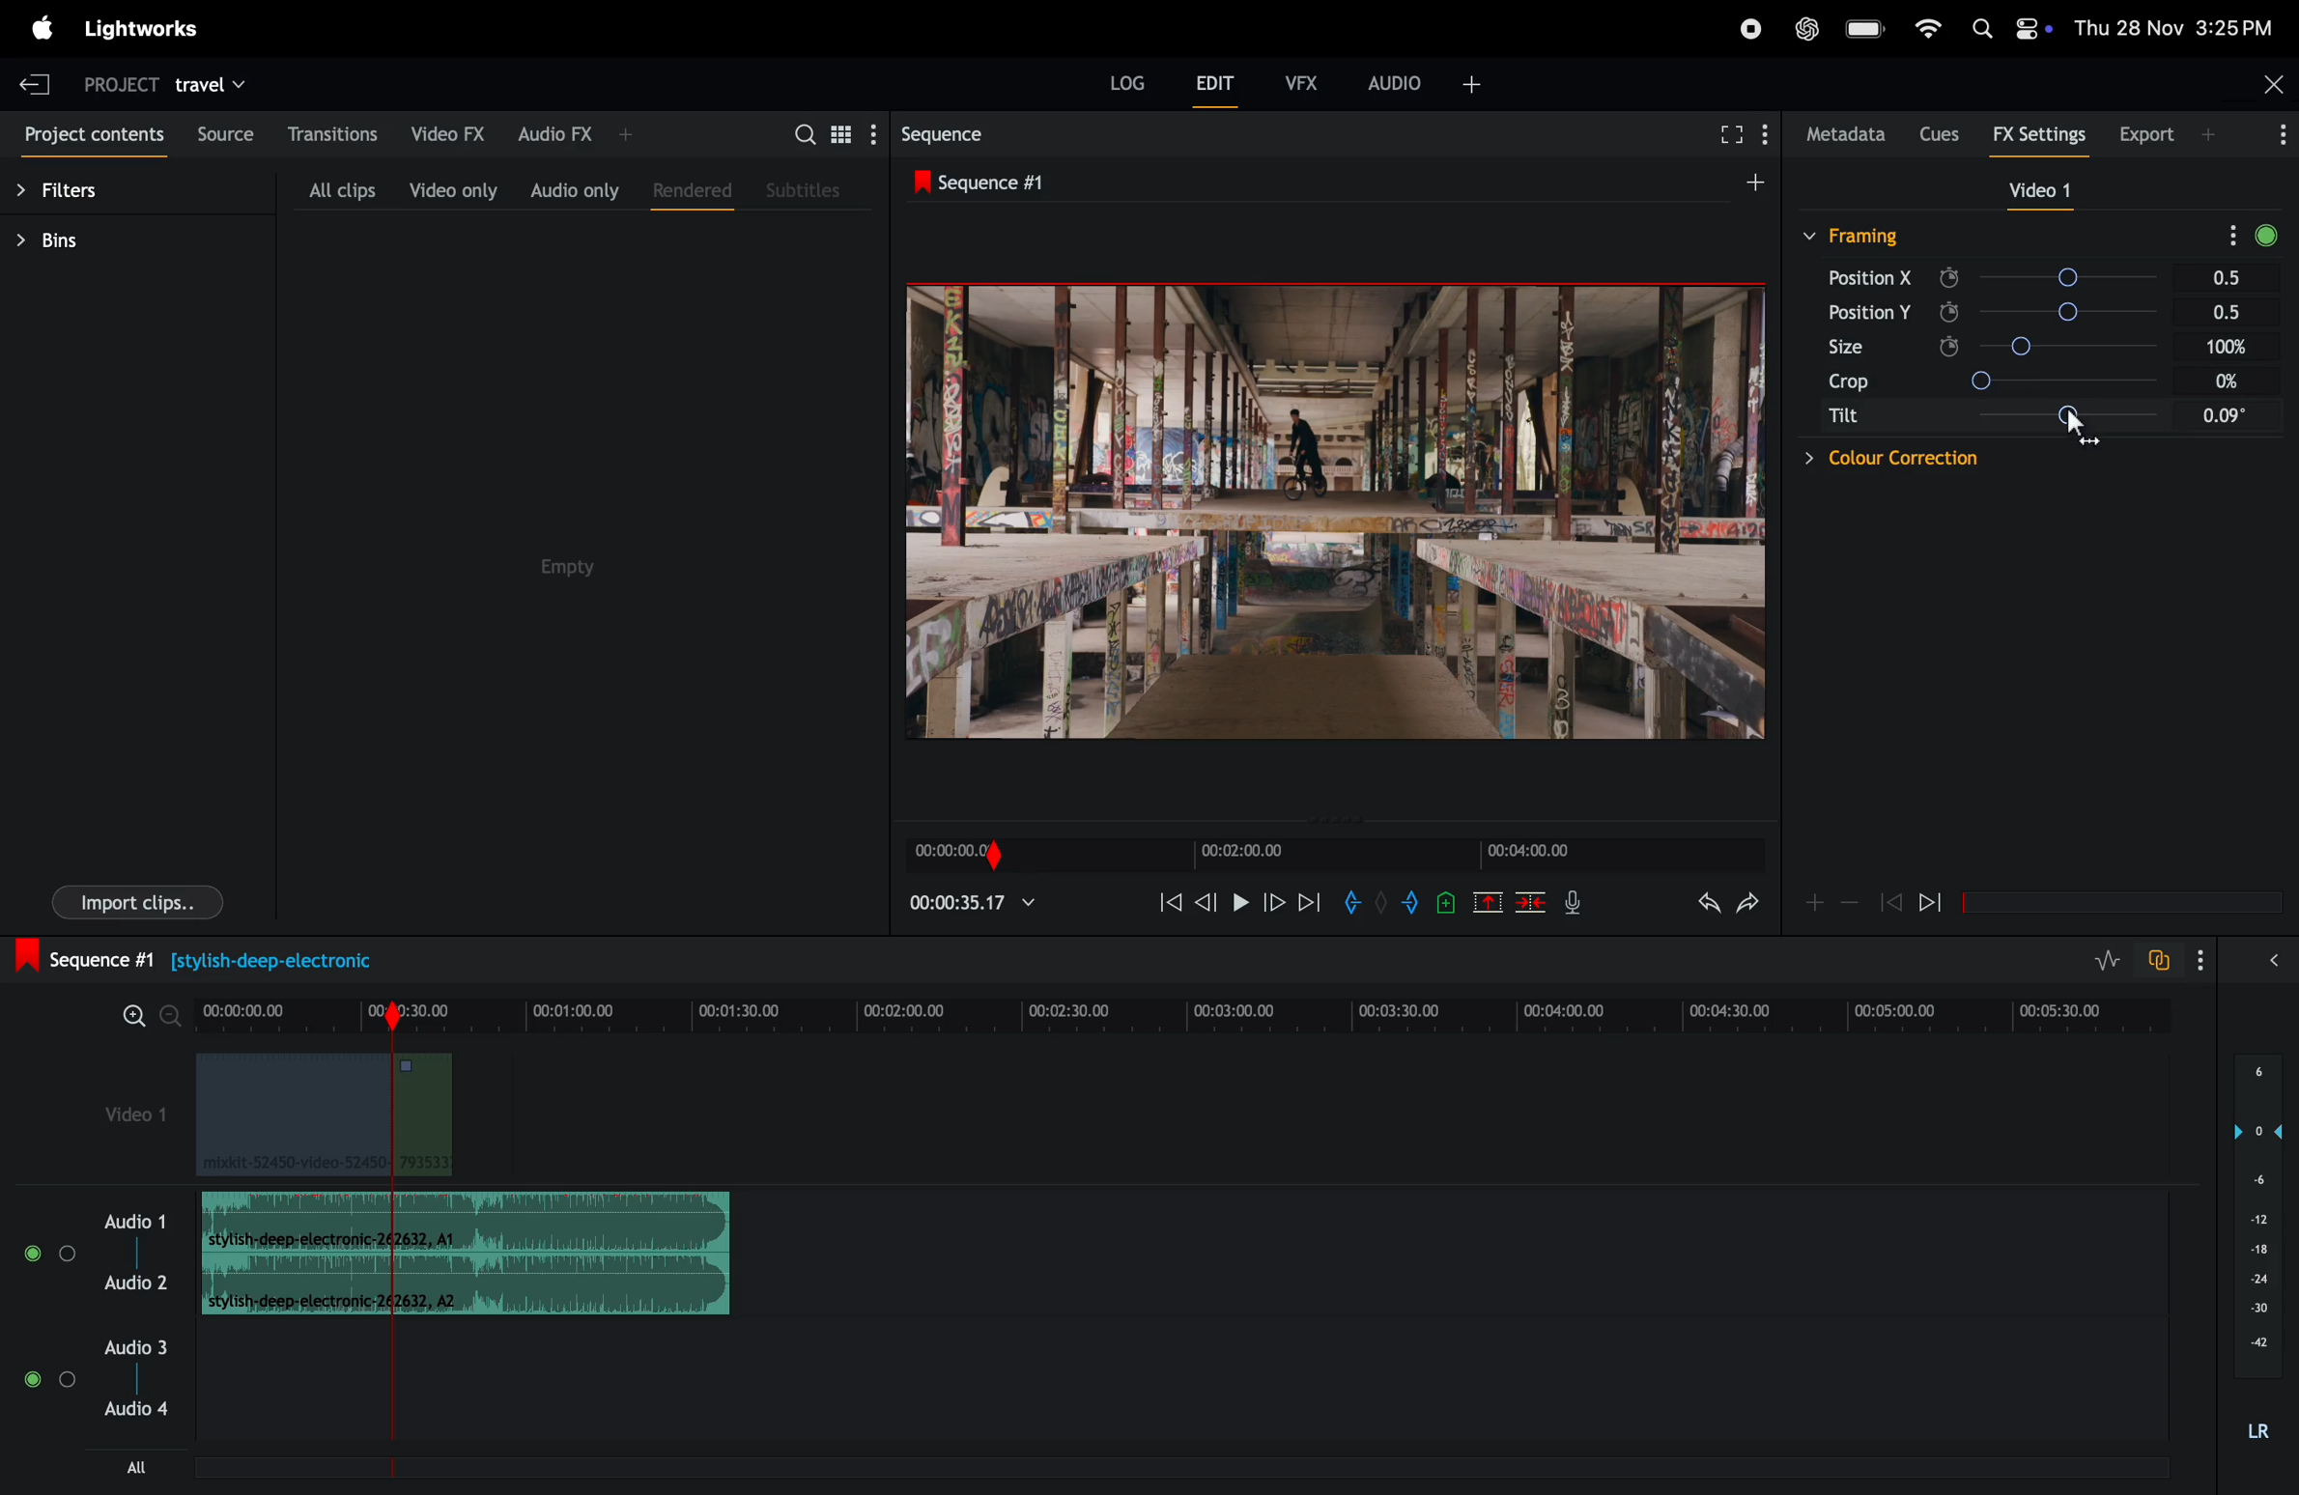 The image size is (2299, 1495). Describe the element at coordinates (127, 905) in the screenshot. I see `import clips` at that location.